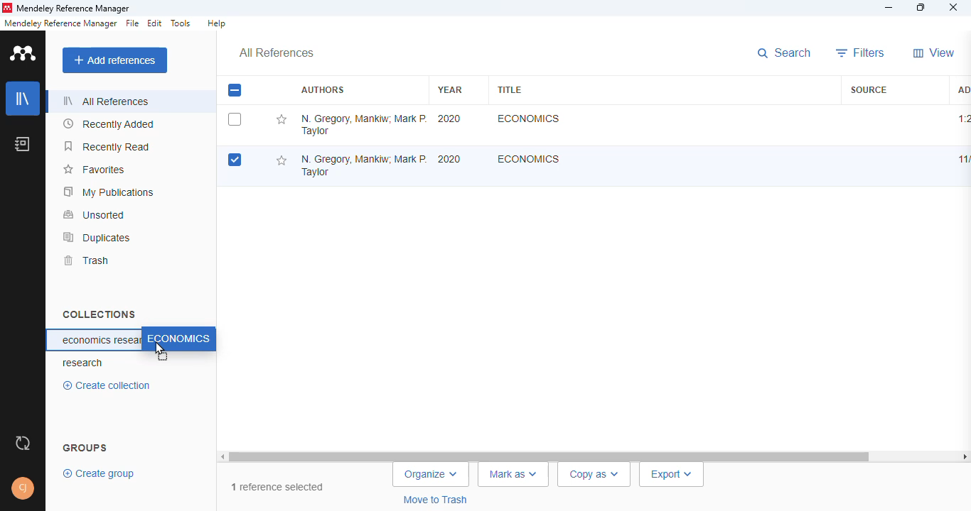  What do you see at coordinates (23, 143) in the screenshot?
I see `notebook` at bounding box center [23, 143].